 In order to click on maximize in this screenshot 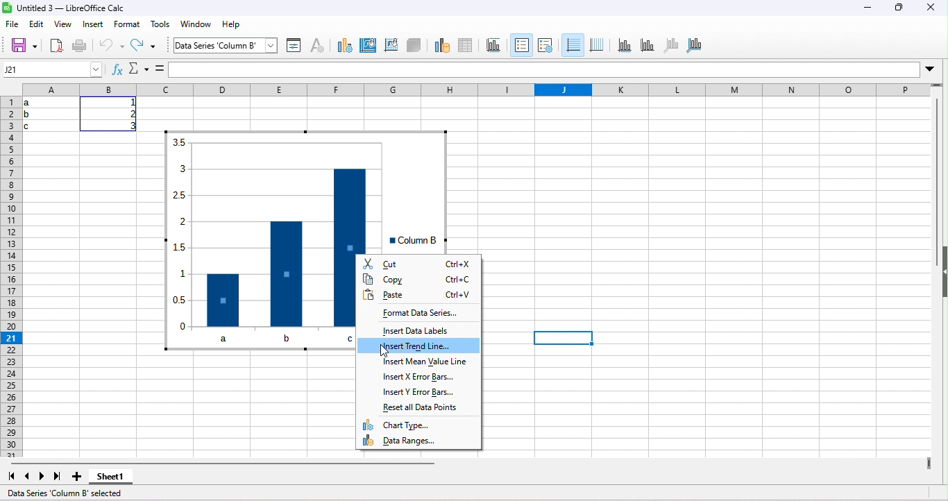, I will do `click(898, 9)`.